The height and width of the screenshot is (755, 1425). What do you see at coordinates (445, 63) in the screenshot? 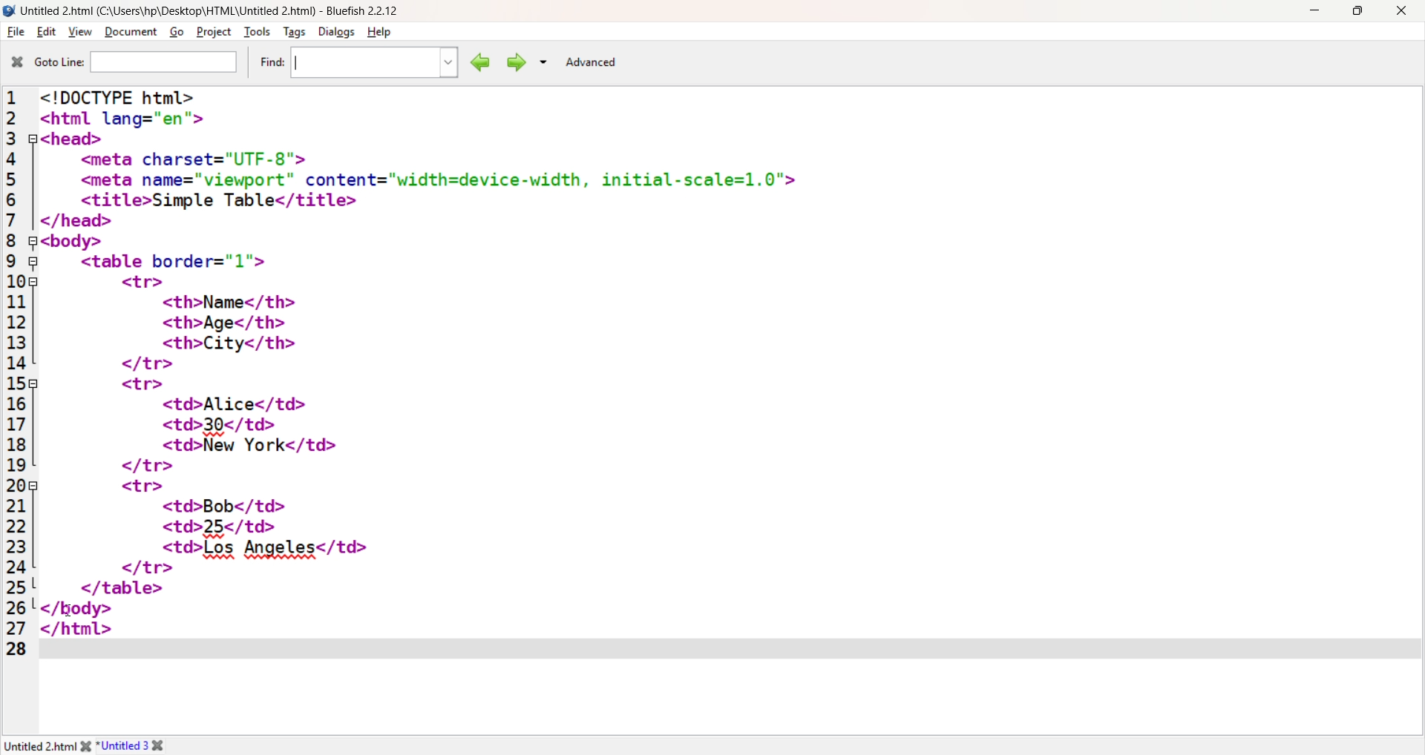
I see `Find Drop Down` at bounding box center [445, 63].